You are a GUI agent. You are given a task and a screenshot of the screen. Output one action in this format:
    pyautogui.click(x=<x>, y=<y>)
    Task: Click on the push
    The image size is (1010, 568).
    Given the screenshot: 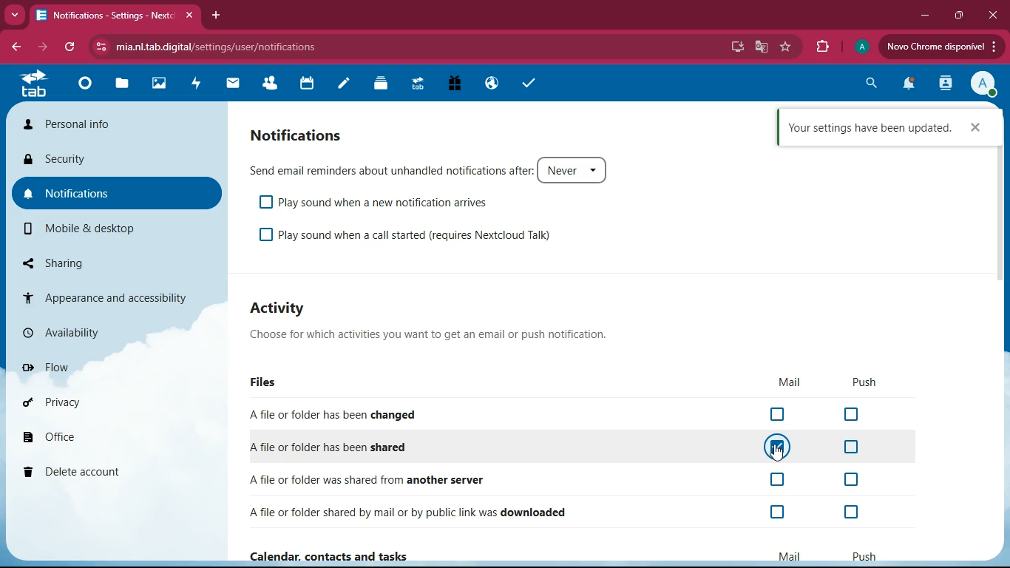 What is the action you would take?
    pyautogui.click(x=866, y=555)
    